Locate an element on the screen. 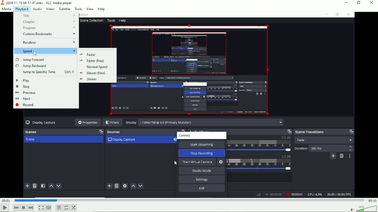  Jump forward is located at coordinates (44, 59).